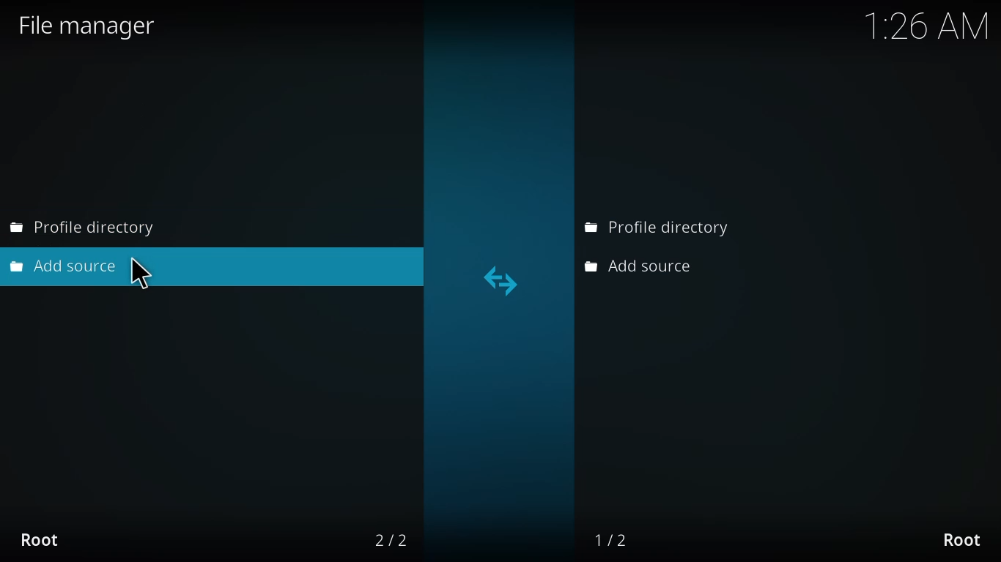 This screenshot has height=562, width=1001. Describe the element at coordinates (93, 26) in the screenshot. I see `file manager` at that location.